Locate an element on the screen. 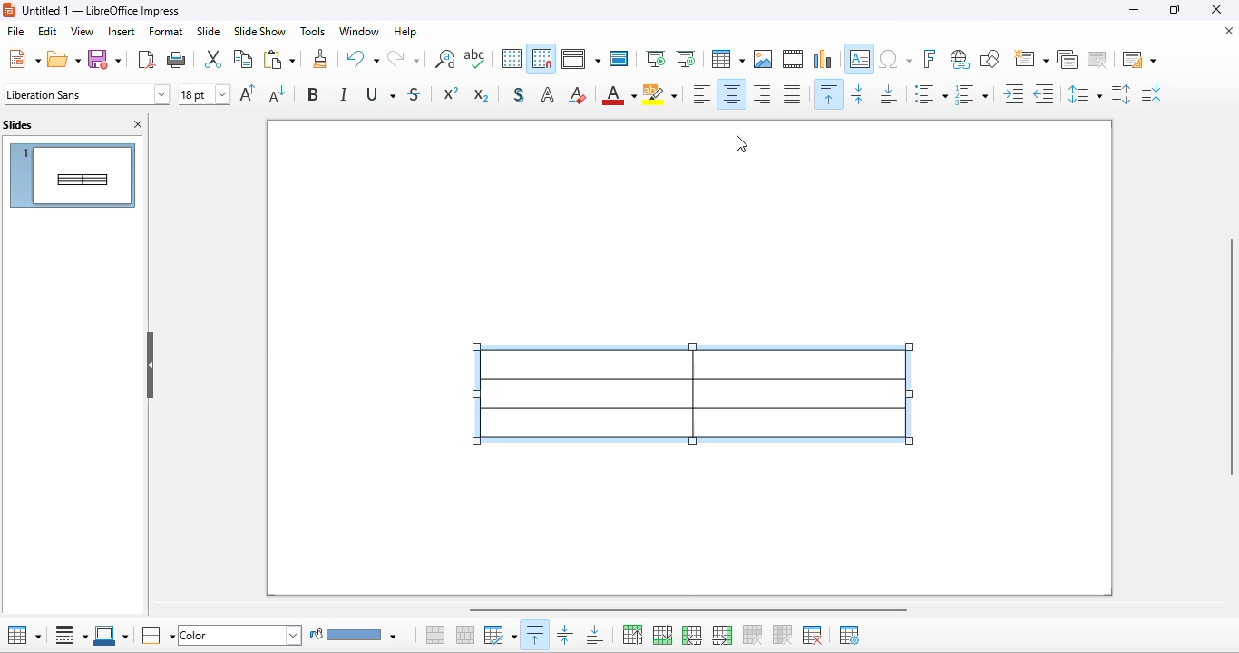 The width and height of the screenshot is (1239, 653). minimize is located at coordinates (1136, 10).